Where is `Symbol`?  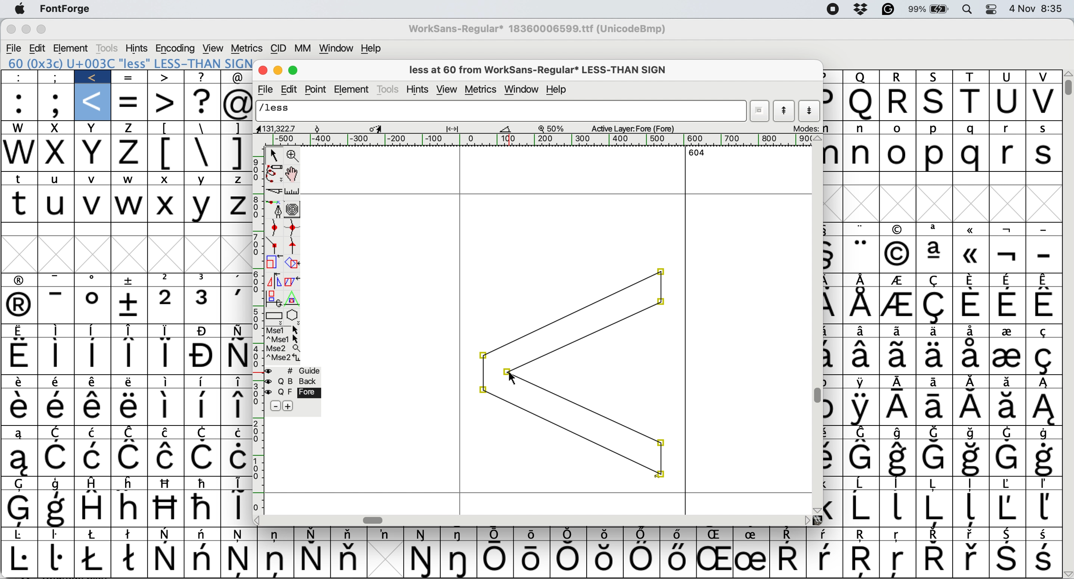
Symbol is located at coordinates (277, 534).